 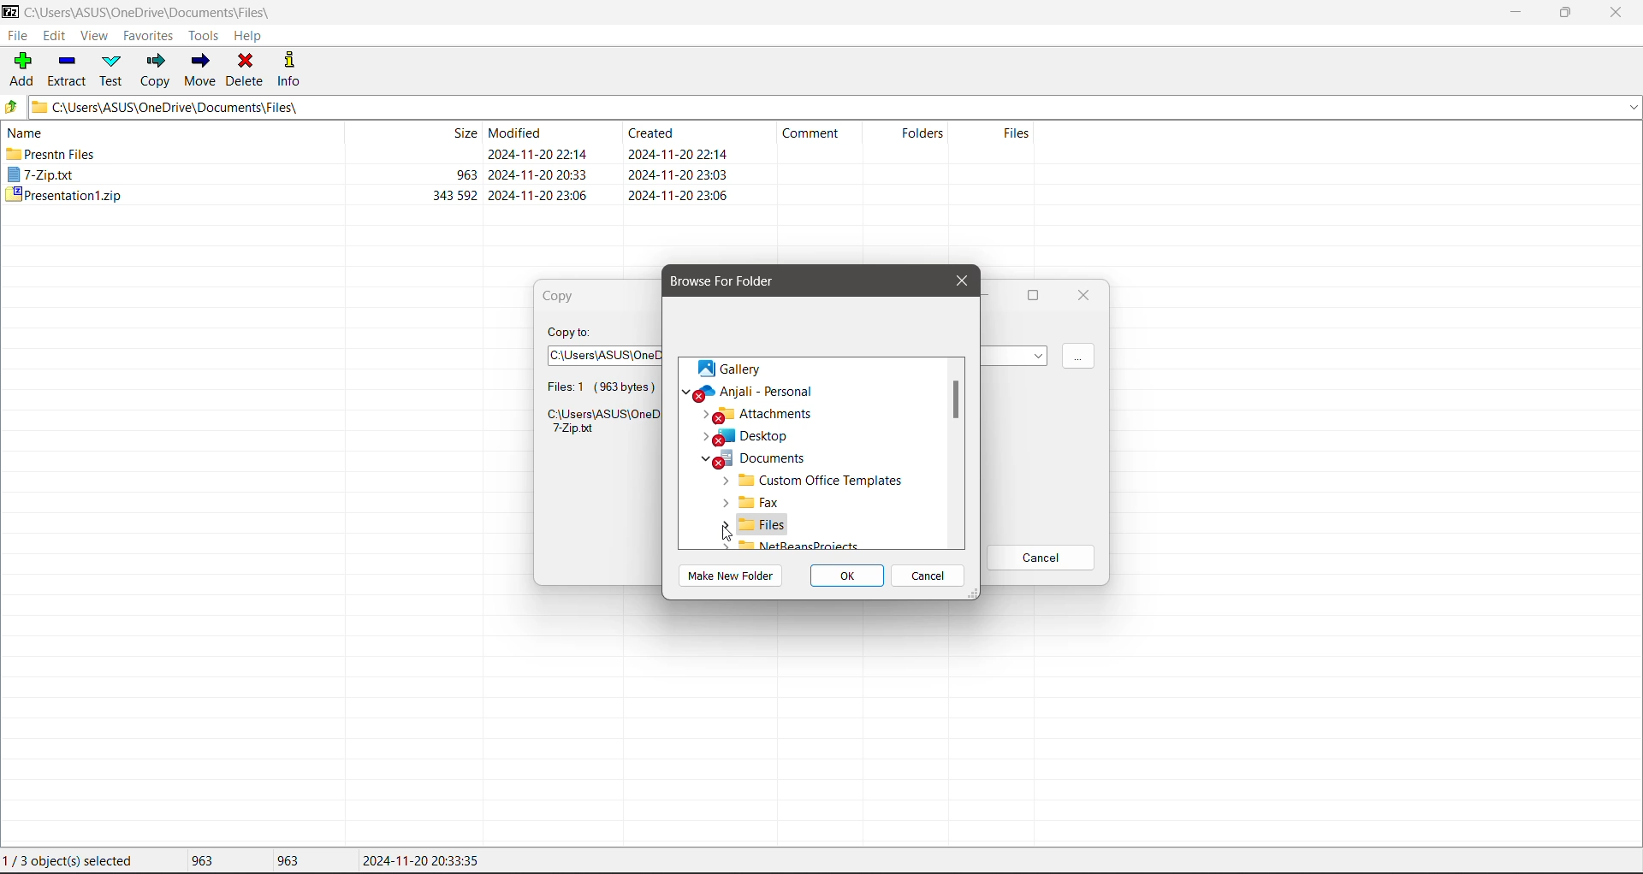 What do you see at coordinates (1567, 13) in the screenshot?
I see `Restore Down` at bounding box center [1567, 13].